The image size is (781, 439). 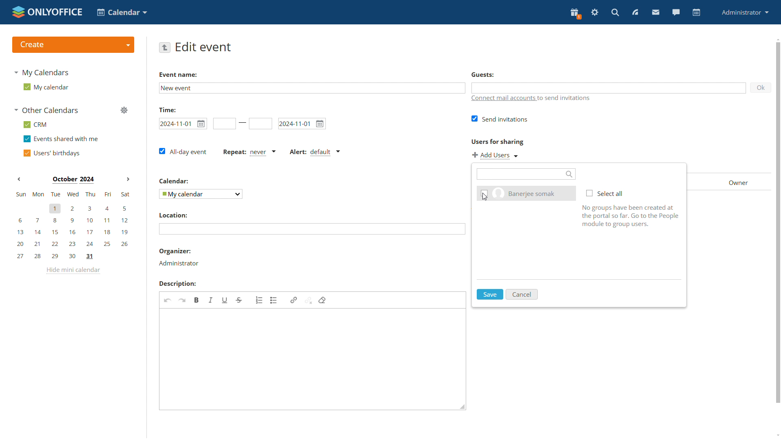 I want to click on organizer, so click(x=179, y=263).